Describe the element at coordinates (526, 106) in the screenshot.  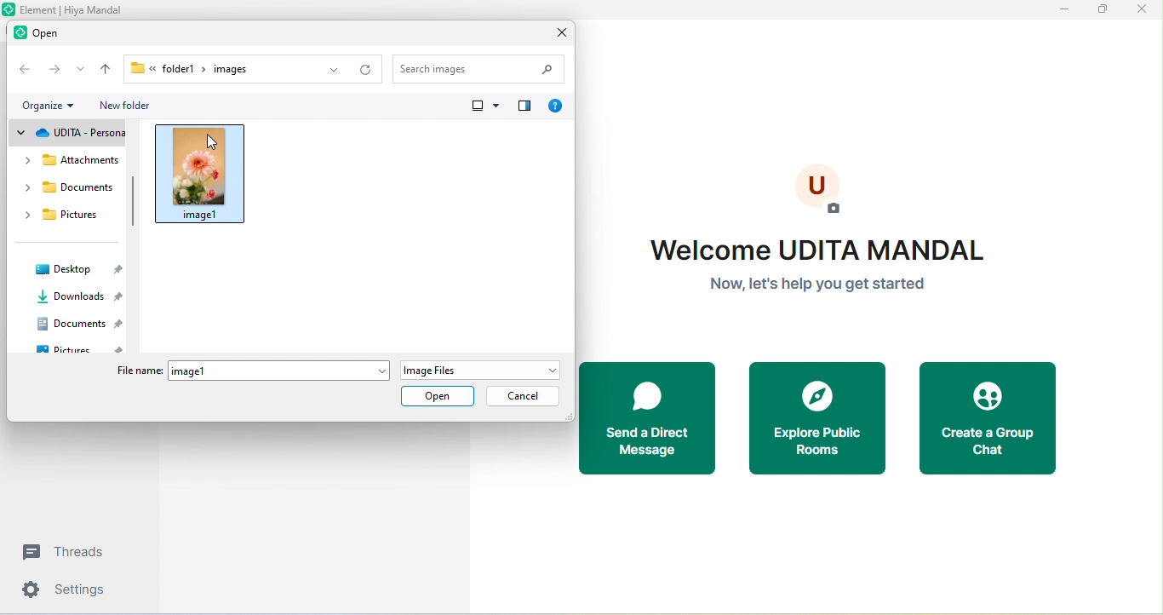
I see `show the preview pane` at that location.